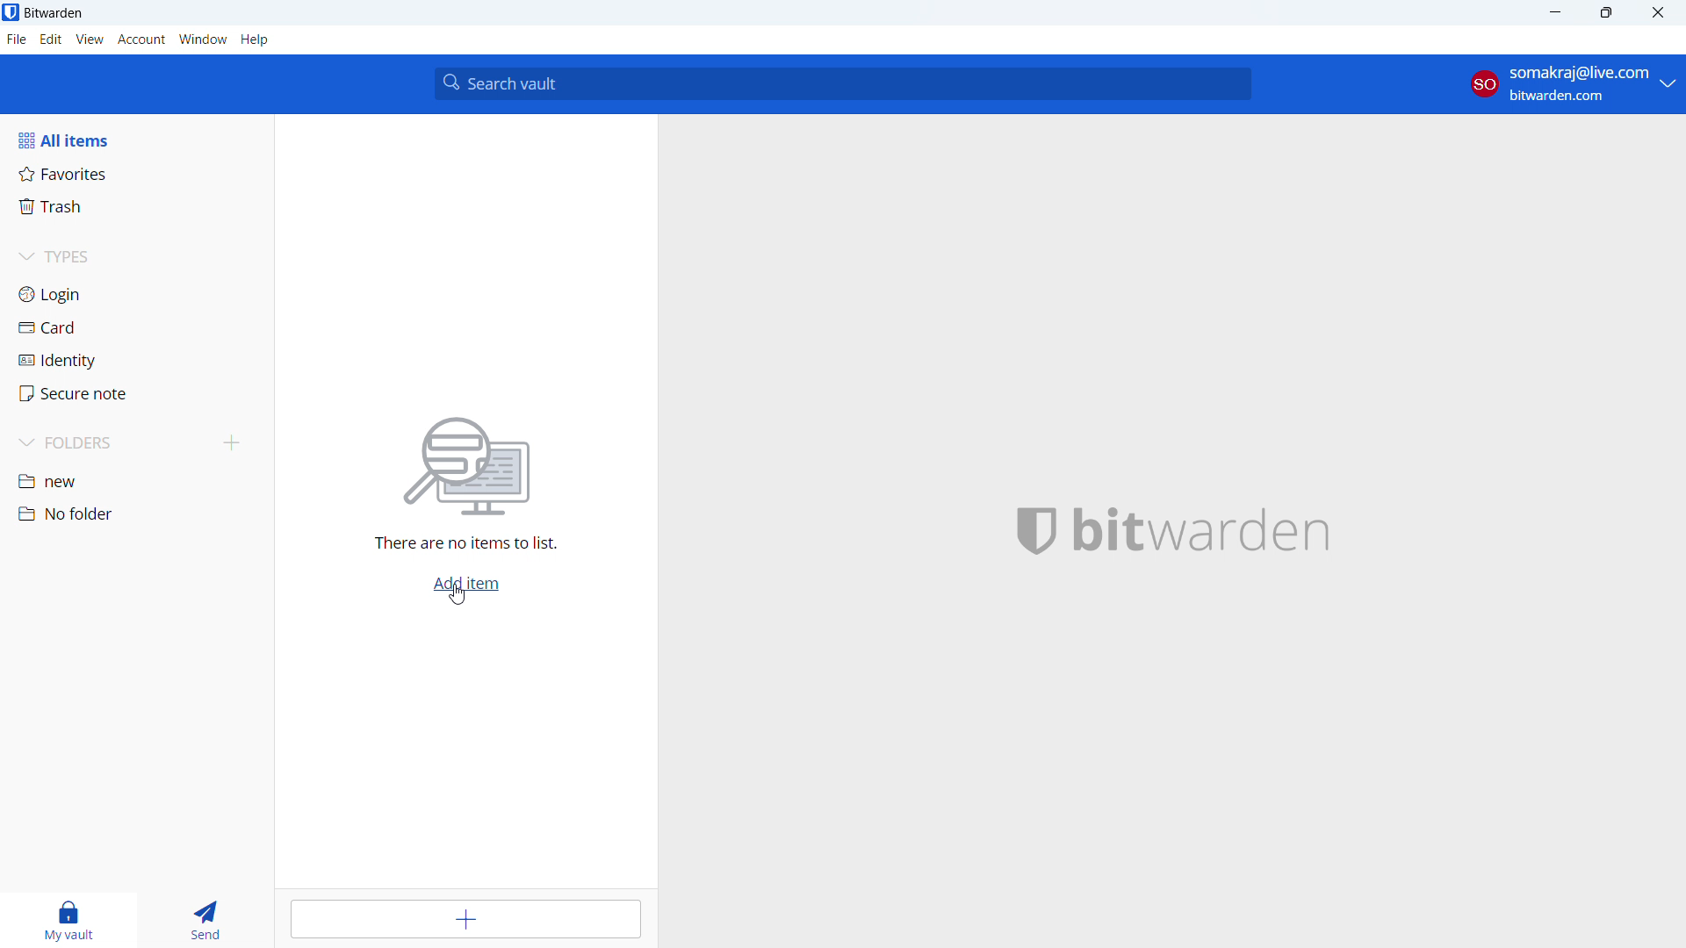 This screenshot has width=1686, height=948. Describe the element at coordinates (17, 39) in the screenshot. I see `file` at that location.